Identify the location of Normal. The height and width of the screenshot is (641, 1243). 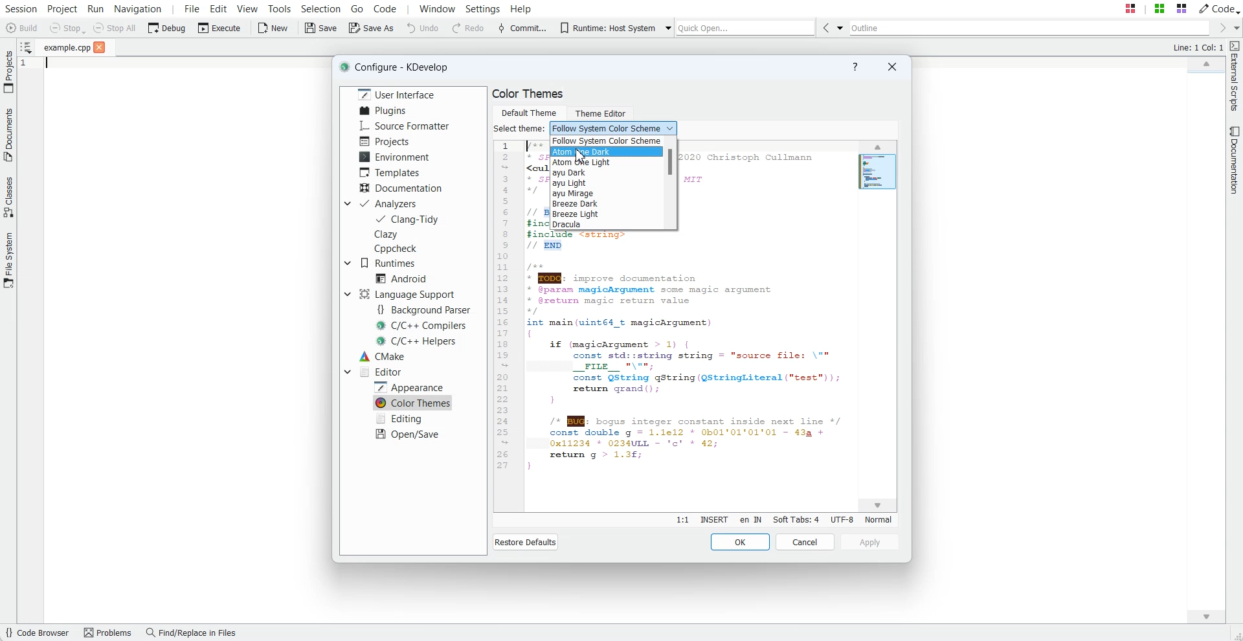
(878, 519).